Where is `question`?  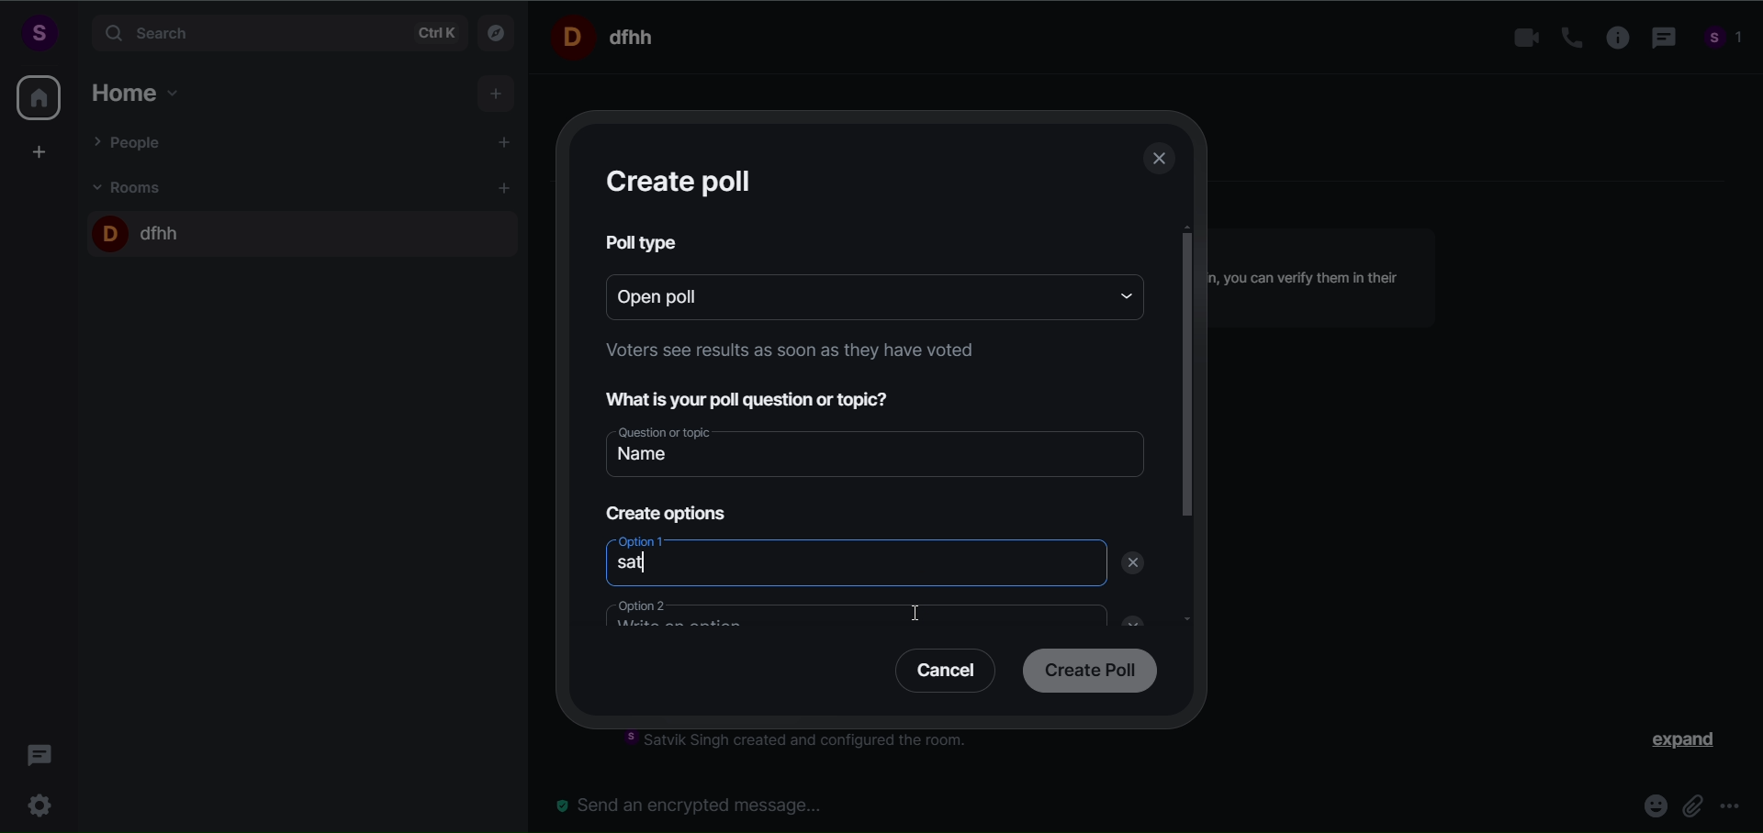
question is located at coordinates (760, 397).